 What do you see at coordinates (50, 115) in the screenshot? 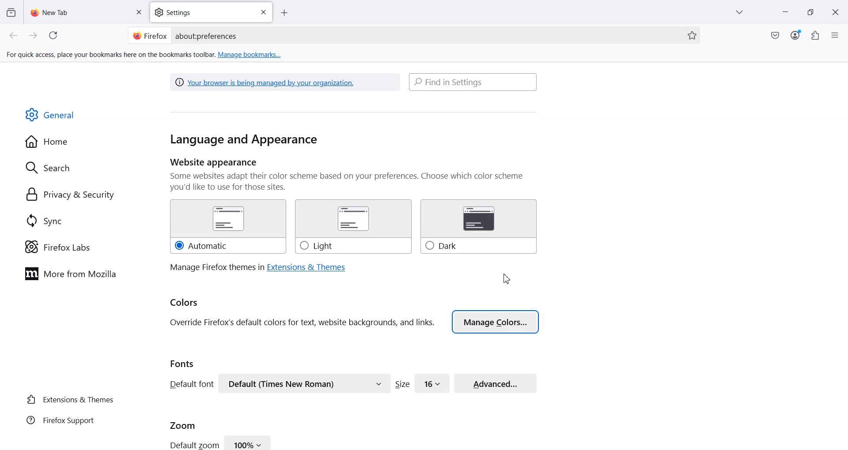
I see `fx] General` at bounding box center [50, 115].